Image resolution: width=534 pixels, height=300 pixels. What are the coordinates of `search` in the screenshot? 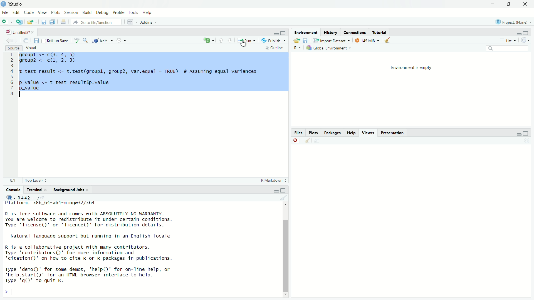 It's located at (85, 40).